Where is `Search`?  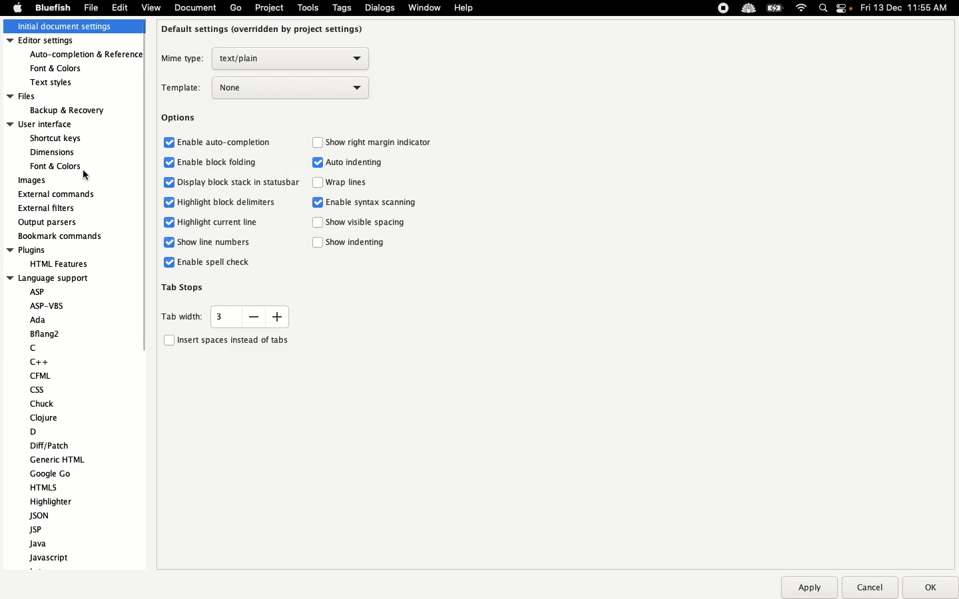
Search is located at coordinates (824, 9).